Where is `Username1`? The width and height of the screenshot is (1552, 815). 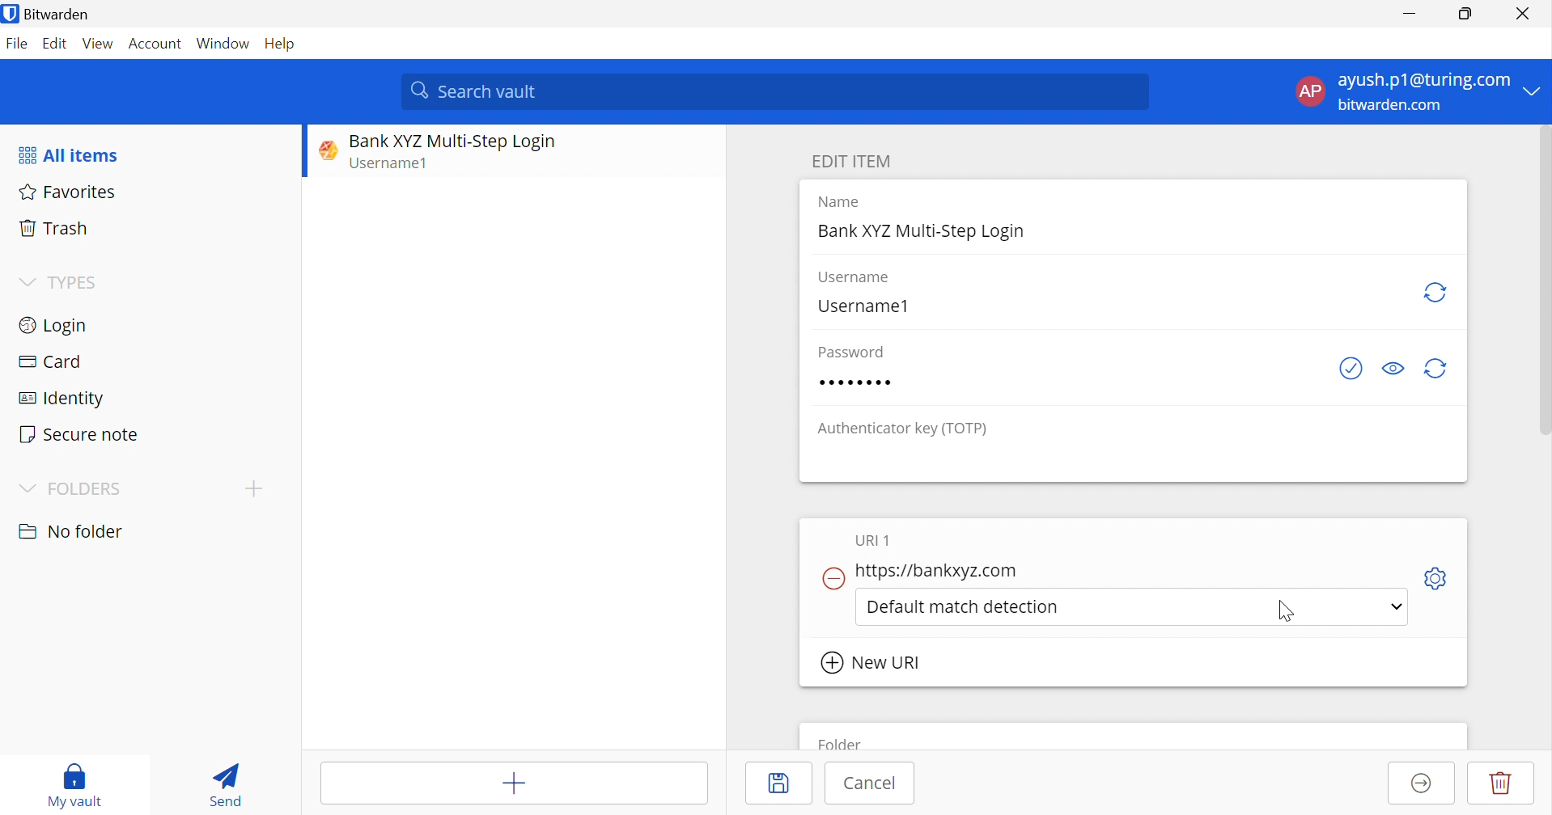 Username1 is located at coordinates (396, 165).